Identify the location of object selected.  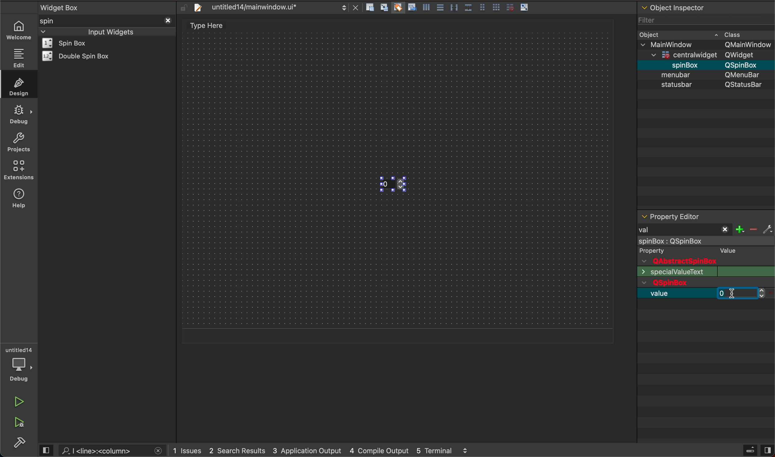
(705, 241).